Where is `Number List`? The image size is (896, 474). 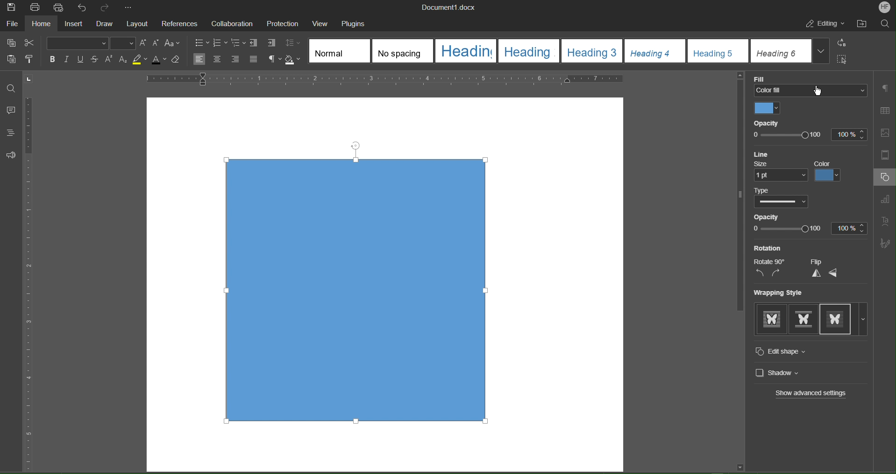 Number List is located at coordinates (221, 43).